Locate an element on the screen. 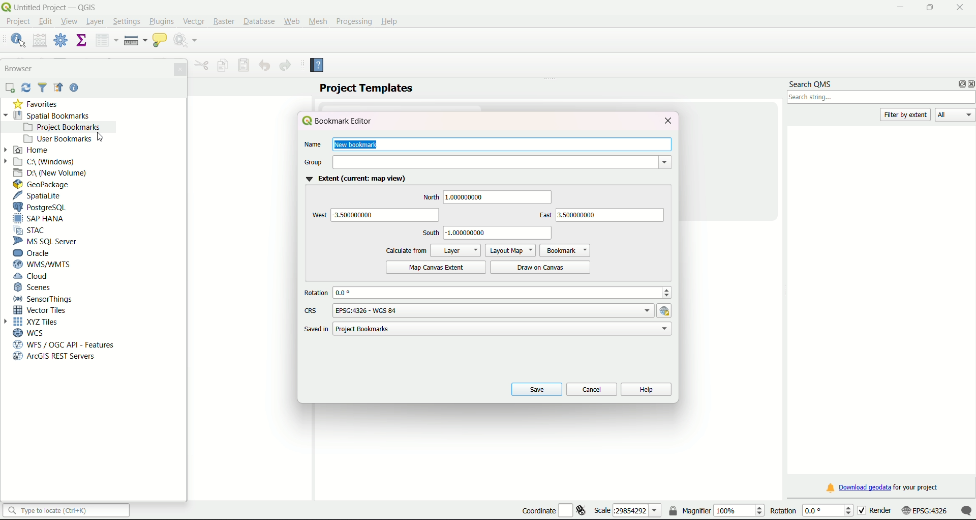 This screenshot has height=520, width=976. hyperlink is located at coordinates (667, 310).